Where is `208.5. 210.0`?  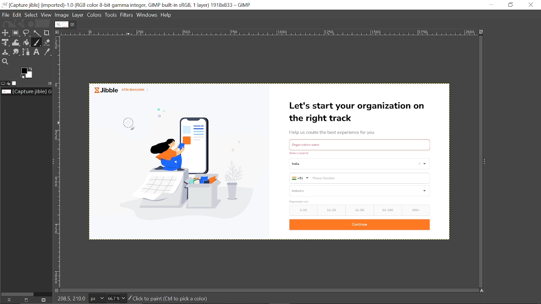 208.5. 210.0 is located at coordinates (71, 297).